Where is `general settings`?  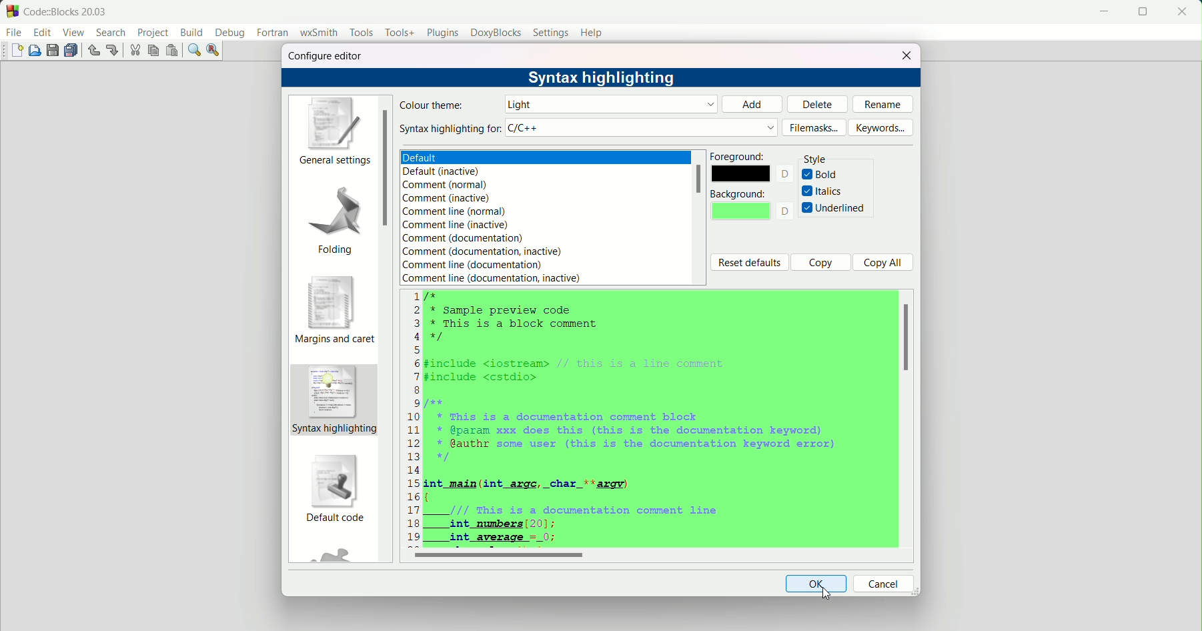
general settings is located at coordinates (332, 131).